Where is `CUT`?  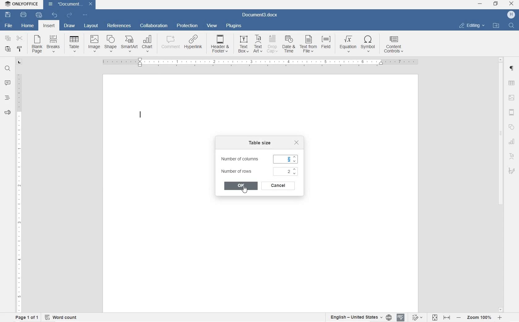
CUT is located at coordinates (21, 39).